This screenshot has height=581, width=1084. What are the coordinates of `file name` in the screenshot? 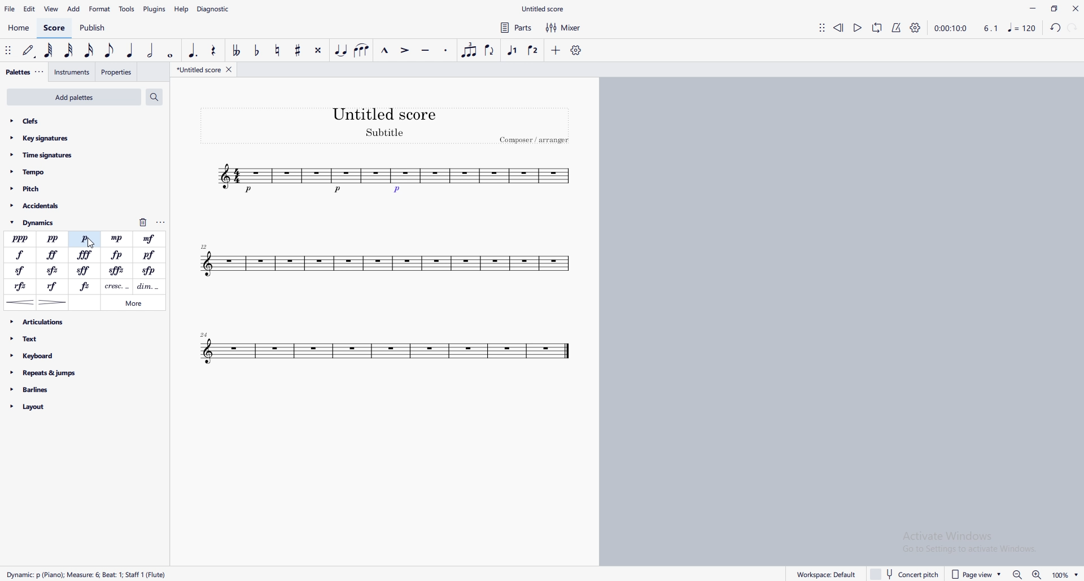 It's located at (544, 8).